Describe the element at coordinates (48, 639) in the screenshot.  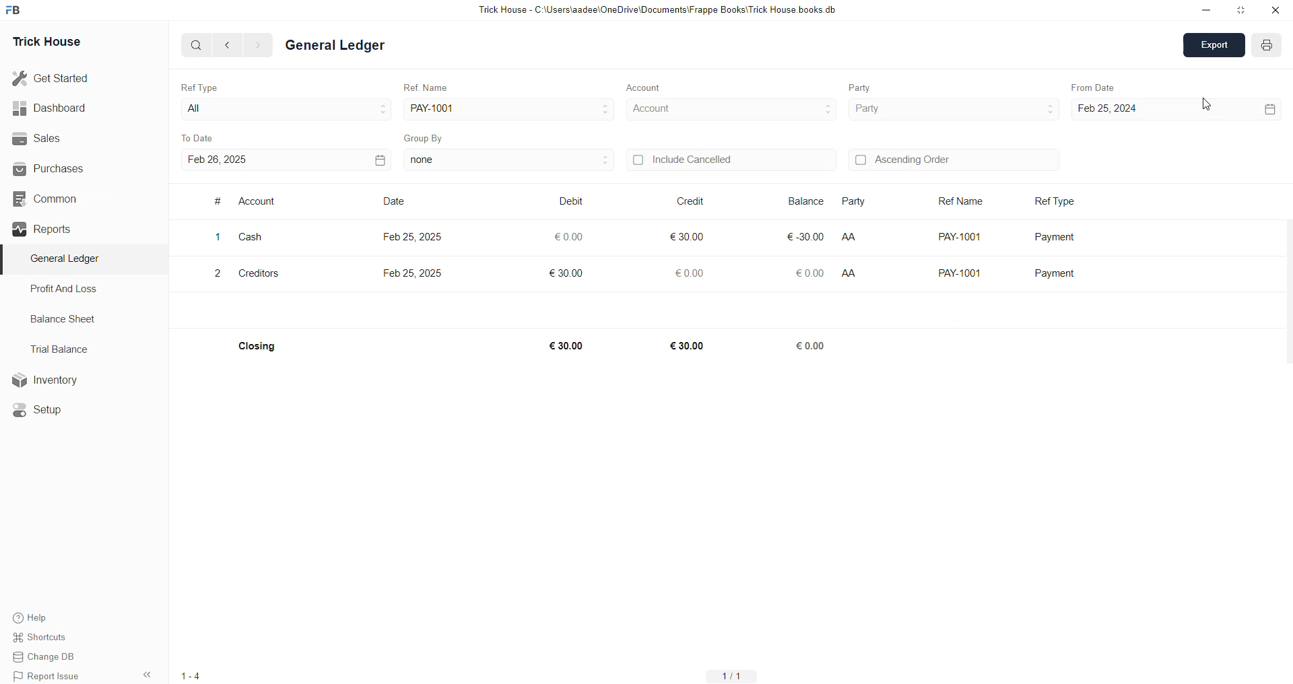
I see `Shortcuts` at that location.